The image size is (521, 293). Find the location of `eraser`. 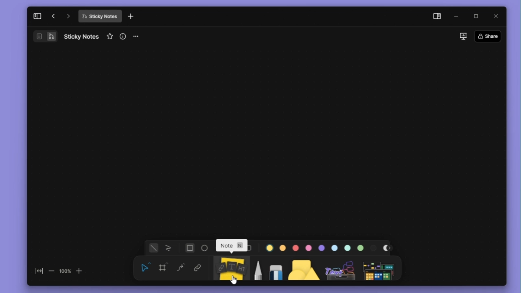

eraser is located at coordinates (276, 268).